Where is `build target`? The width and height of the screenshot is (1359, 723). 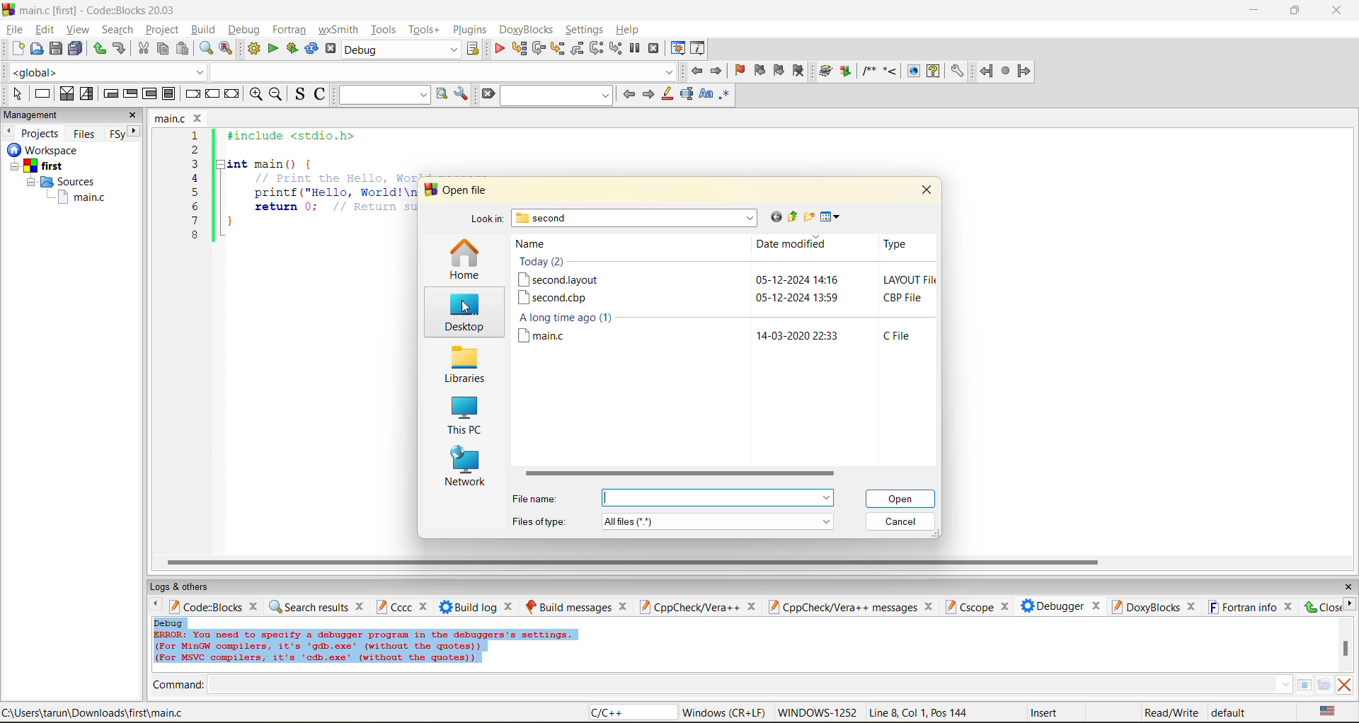 build target is located at coordinates (402, 49).